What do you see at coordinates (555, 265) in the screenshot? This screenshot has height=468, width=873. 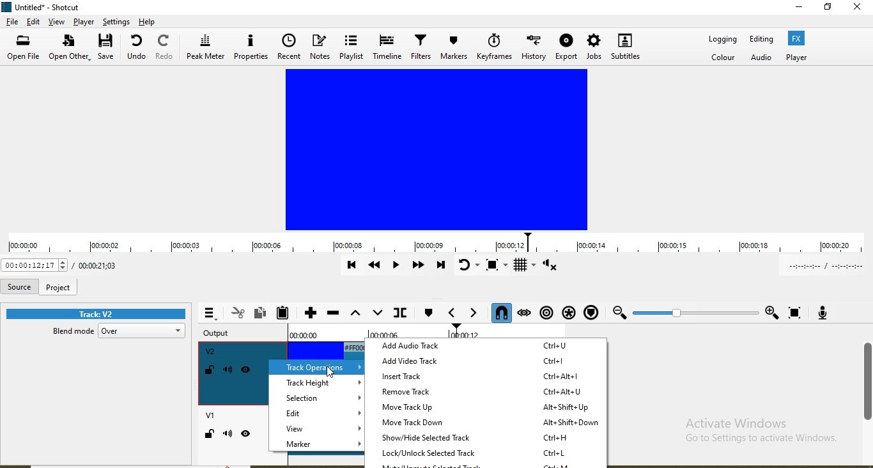 I see `Show volume control` at bounding box center [555, 265].